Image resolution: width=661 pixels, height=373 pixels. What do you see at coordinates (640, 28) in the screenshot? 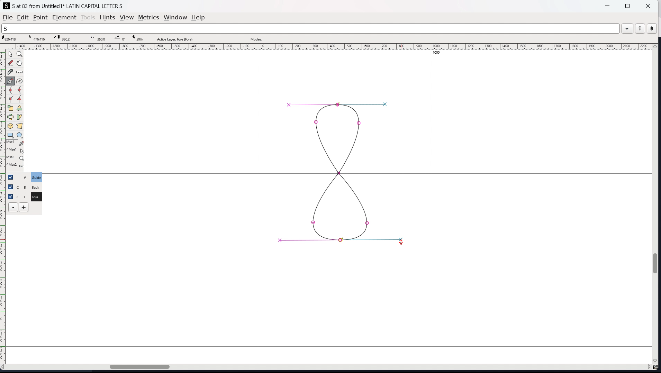
I see `previous word in the wordlist` at bounding box center [640, 28].